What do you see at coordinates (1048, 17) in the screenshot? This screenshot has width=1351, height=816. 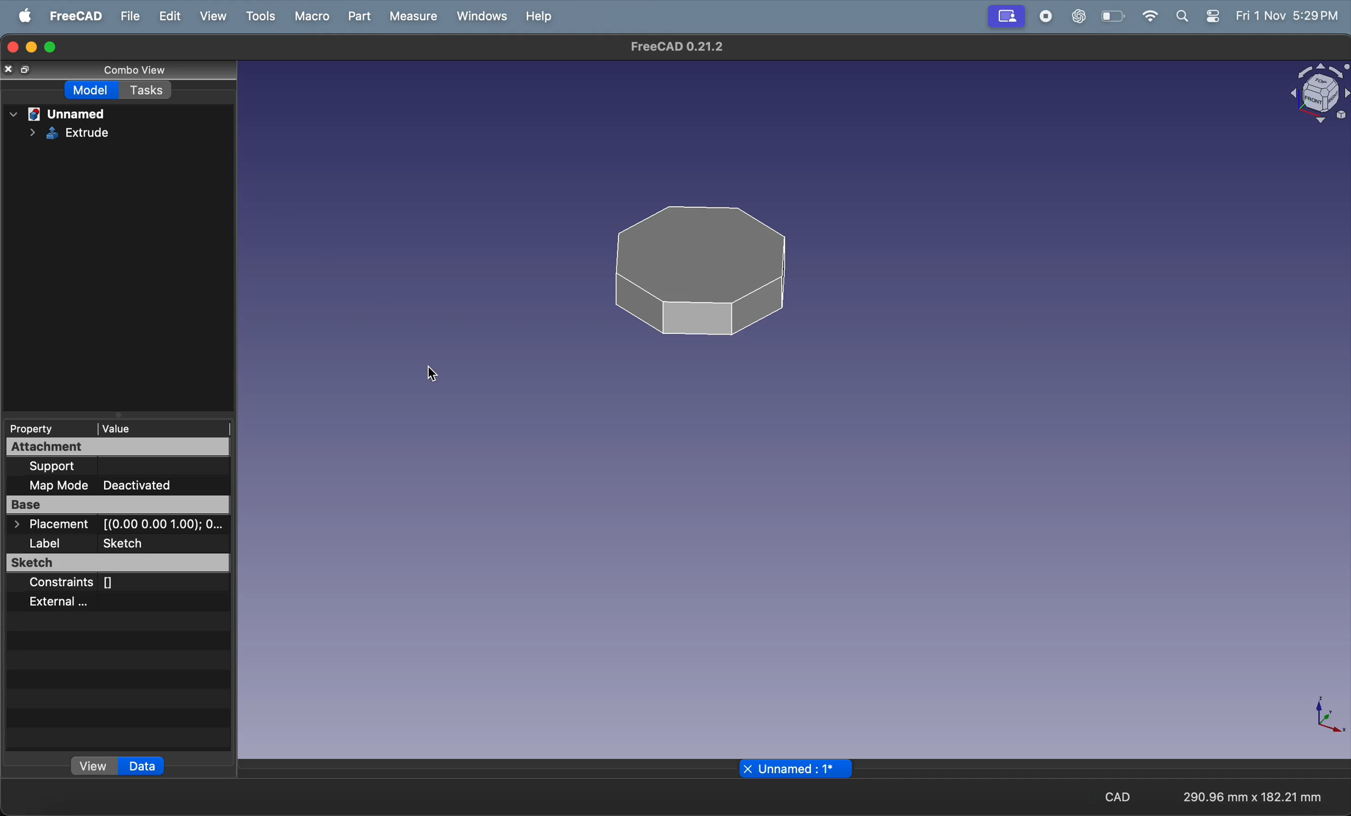 I see `record` at bounding box center [1048, 17].